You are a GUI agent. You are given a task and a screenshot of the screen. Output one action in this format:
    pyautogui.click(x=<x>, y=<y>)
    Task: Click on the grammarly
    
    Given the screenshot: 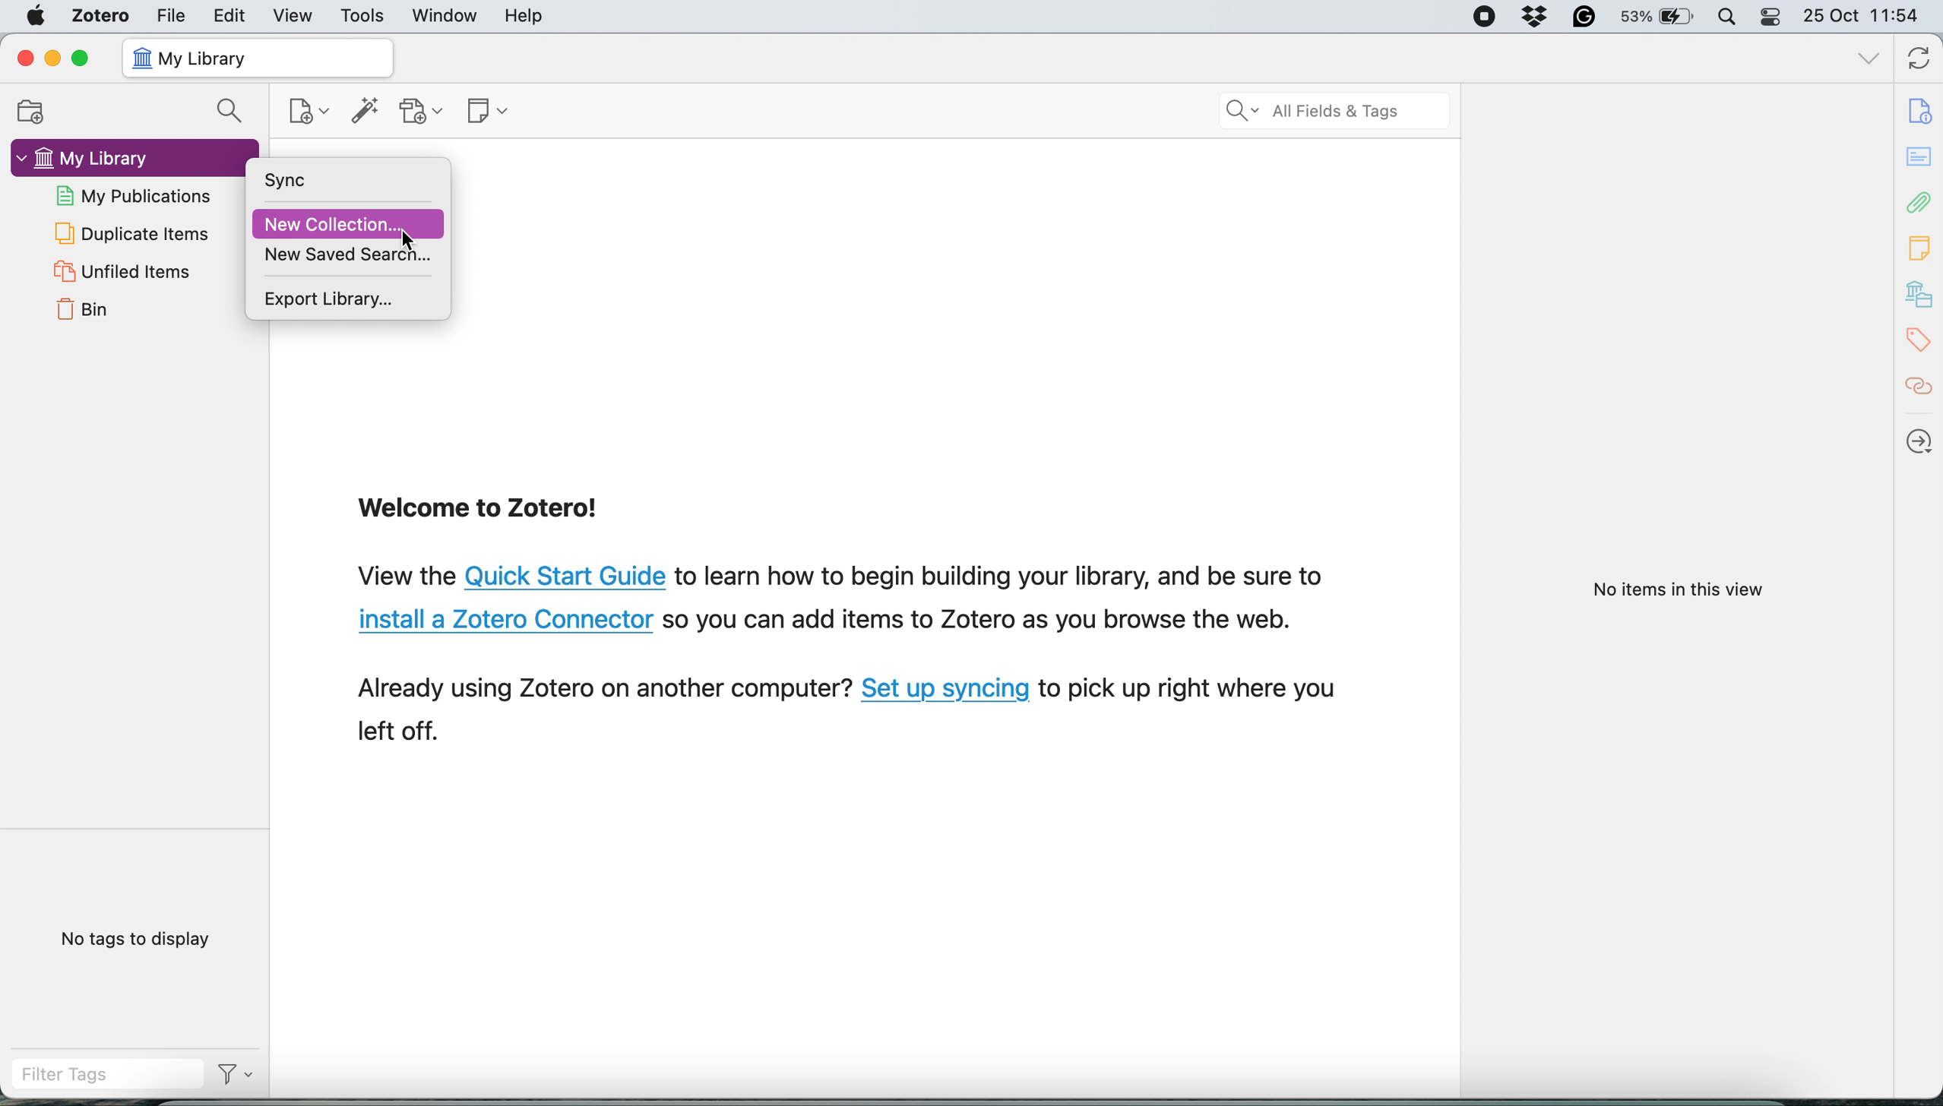 What is the action you would take?
    pyautogui.click(x=1584, y=17)
    